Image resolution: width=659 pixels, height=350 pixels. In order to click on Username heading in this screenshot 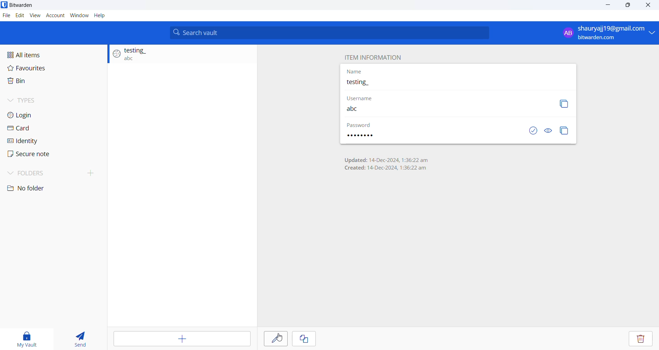, I will do `click(365, 97)`.